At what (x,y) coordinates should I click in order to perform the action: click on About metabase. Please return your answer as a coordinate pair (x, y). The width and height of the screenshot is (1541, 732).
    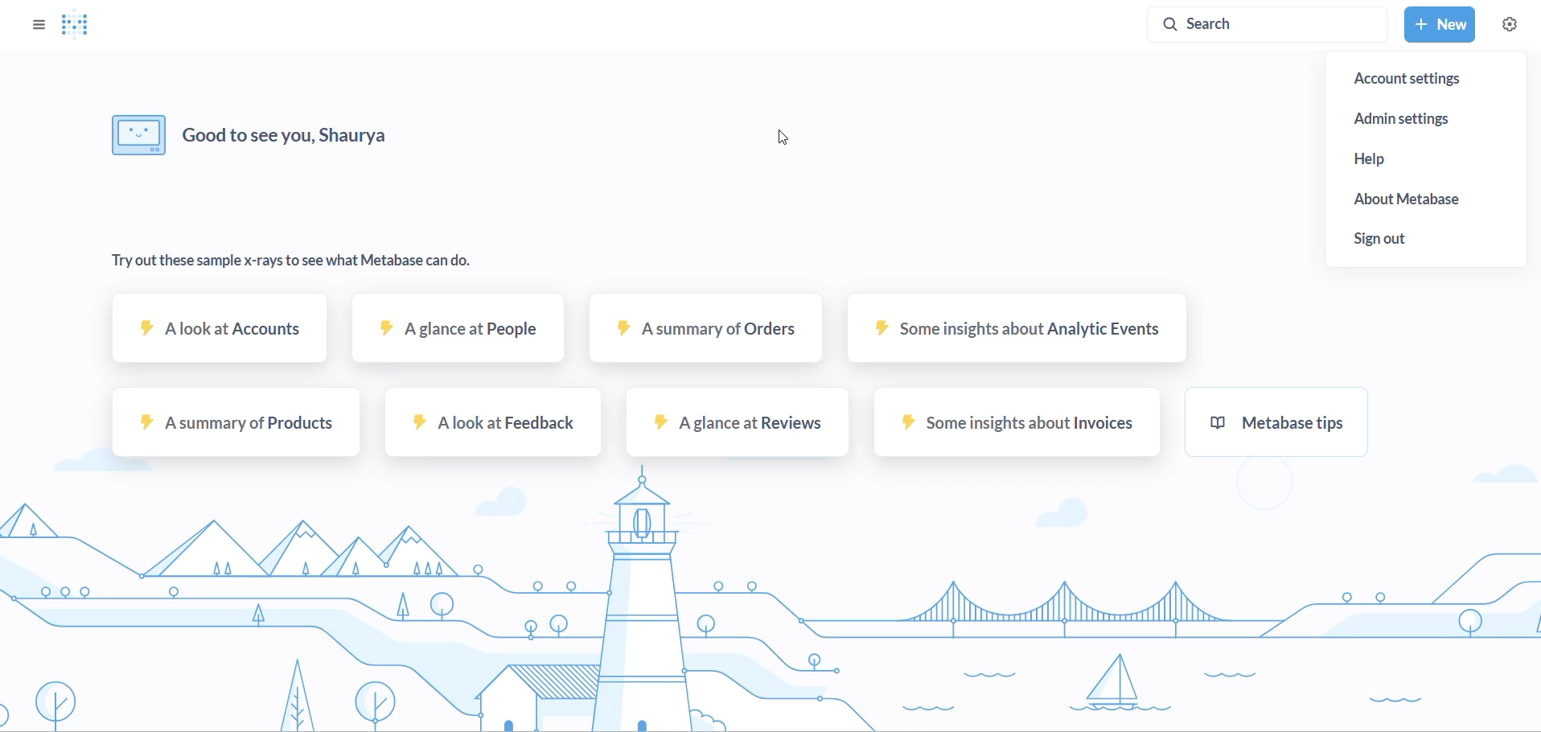
    Looking at the image, I should click on (1432, 199).